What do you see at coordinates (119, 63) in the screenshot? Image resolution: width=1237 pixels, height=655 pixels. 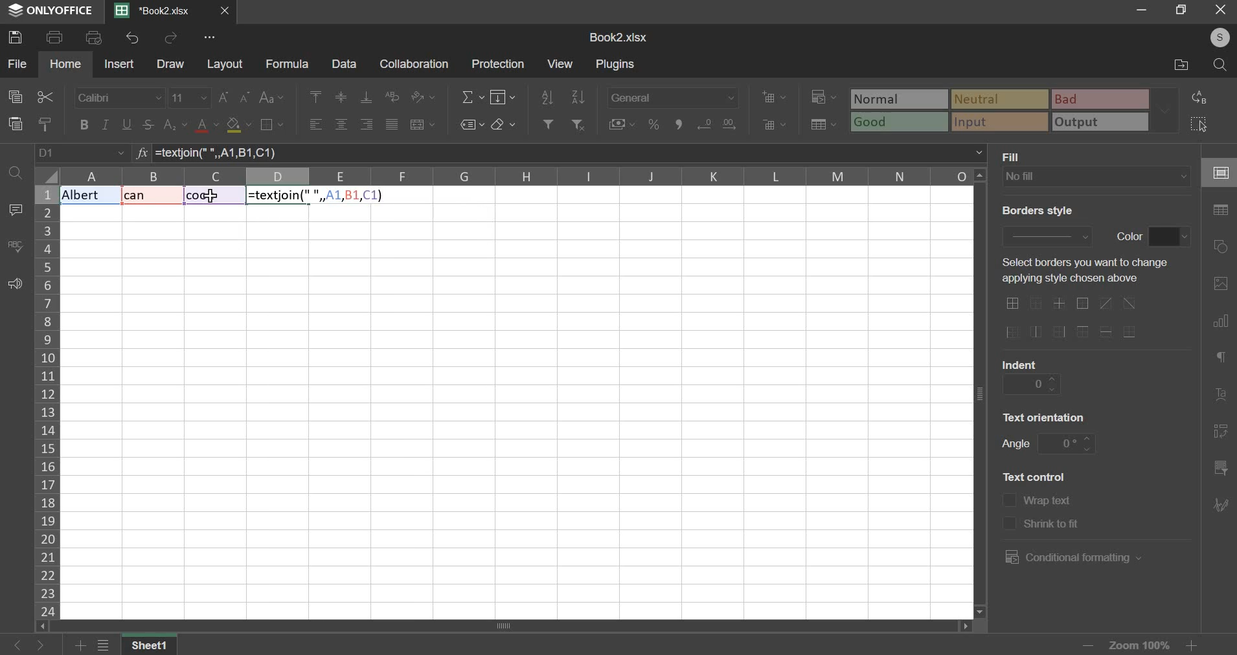 I see `insert` at bounding box center [119, 63].